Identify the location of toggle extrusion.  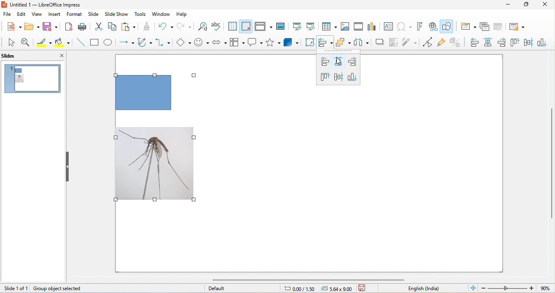
(457, 42).